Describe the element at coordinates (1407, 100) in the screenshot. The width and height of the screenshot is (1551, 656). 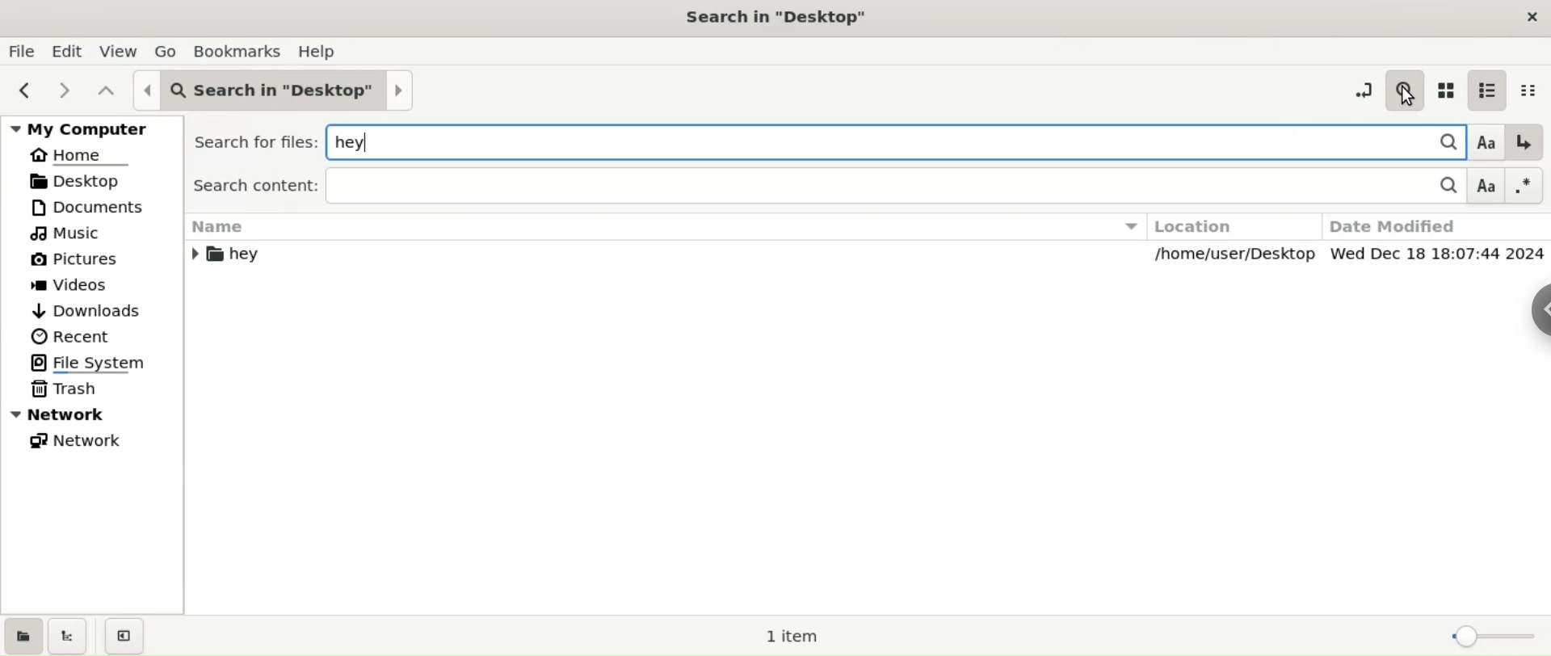
I see `cursor` at that location.